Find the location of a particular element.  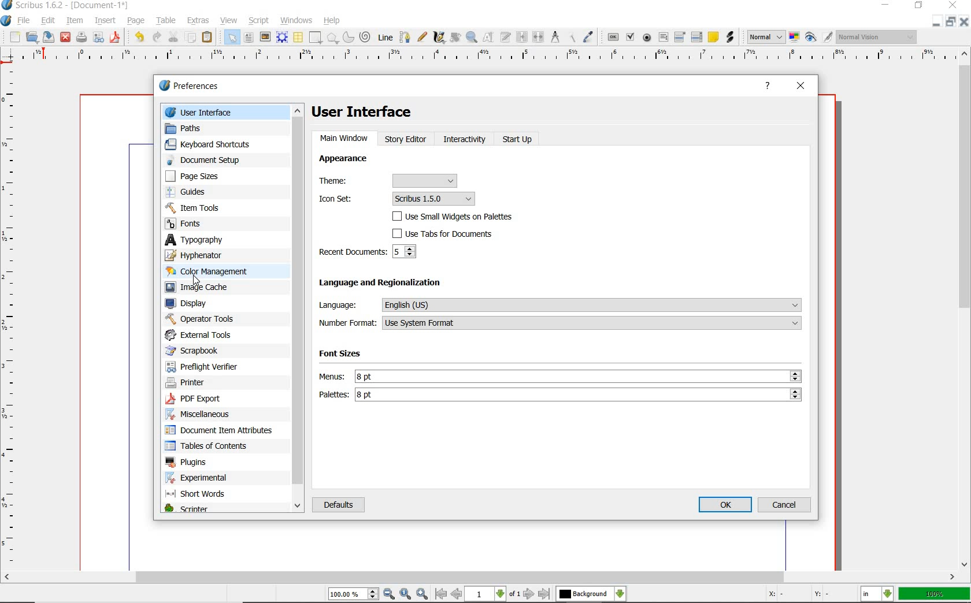

view is located at coordinates (229, 20).